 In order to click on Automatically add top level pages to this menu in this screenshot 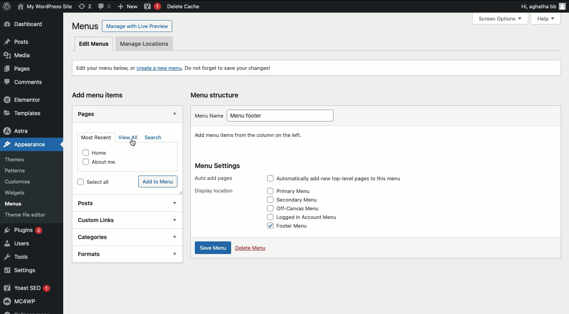, I will do `click(349, 178)`.